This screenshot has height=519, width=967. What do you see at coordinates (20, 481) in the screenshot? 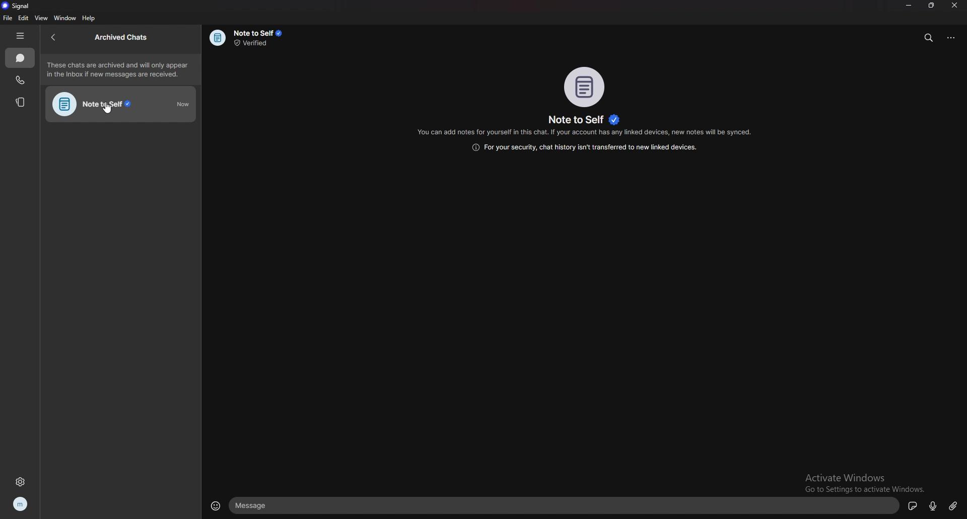
I see `settings` at bounding box center [20, 481].